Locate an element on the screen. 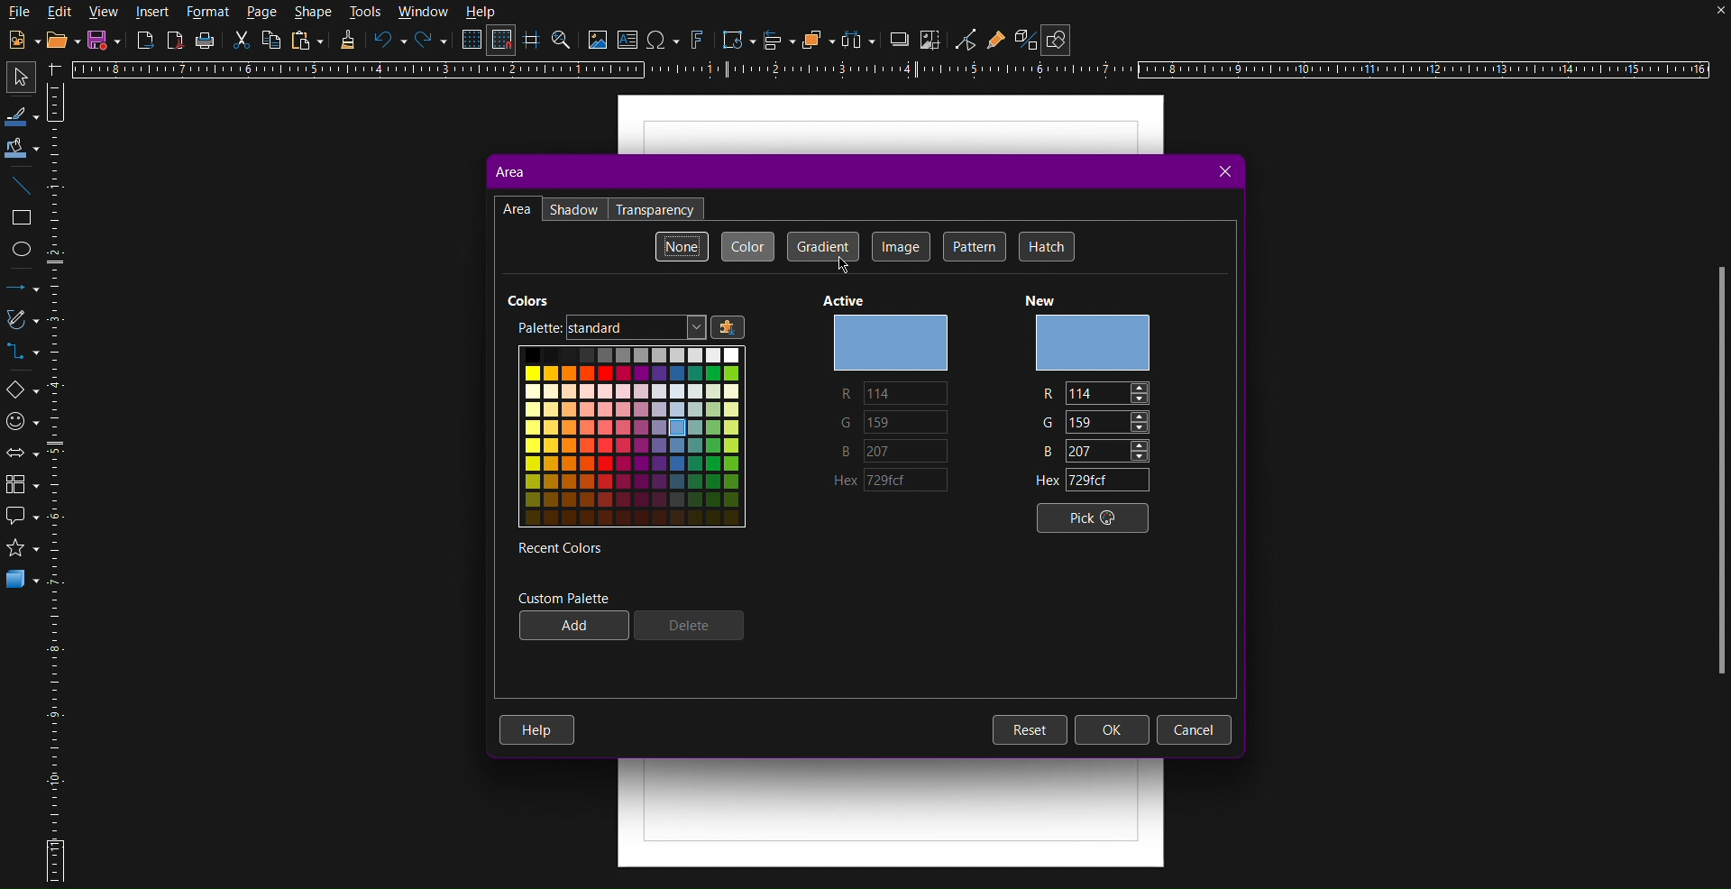  Align Objects is located at coordinates (781, 44).